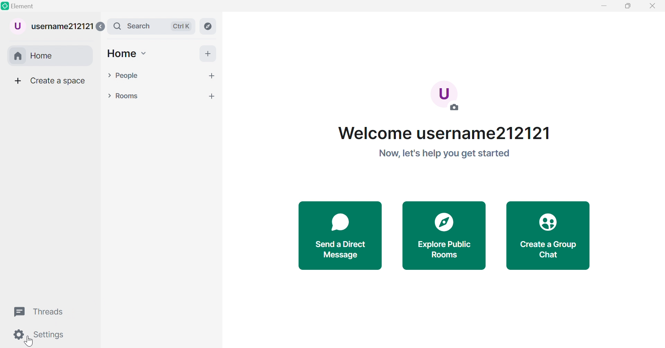 The height and width of the screenshot is (348, 665). Describe the element at coordinates (127, 54) in the screenshot. I see `Home` at that location.